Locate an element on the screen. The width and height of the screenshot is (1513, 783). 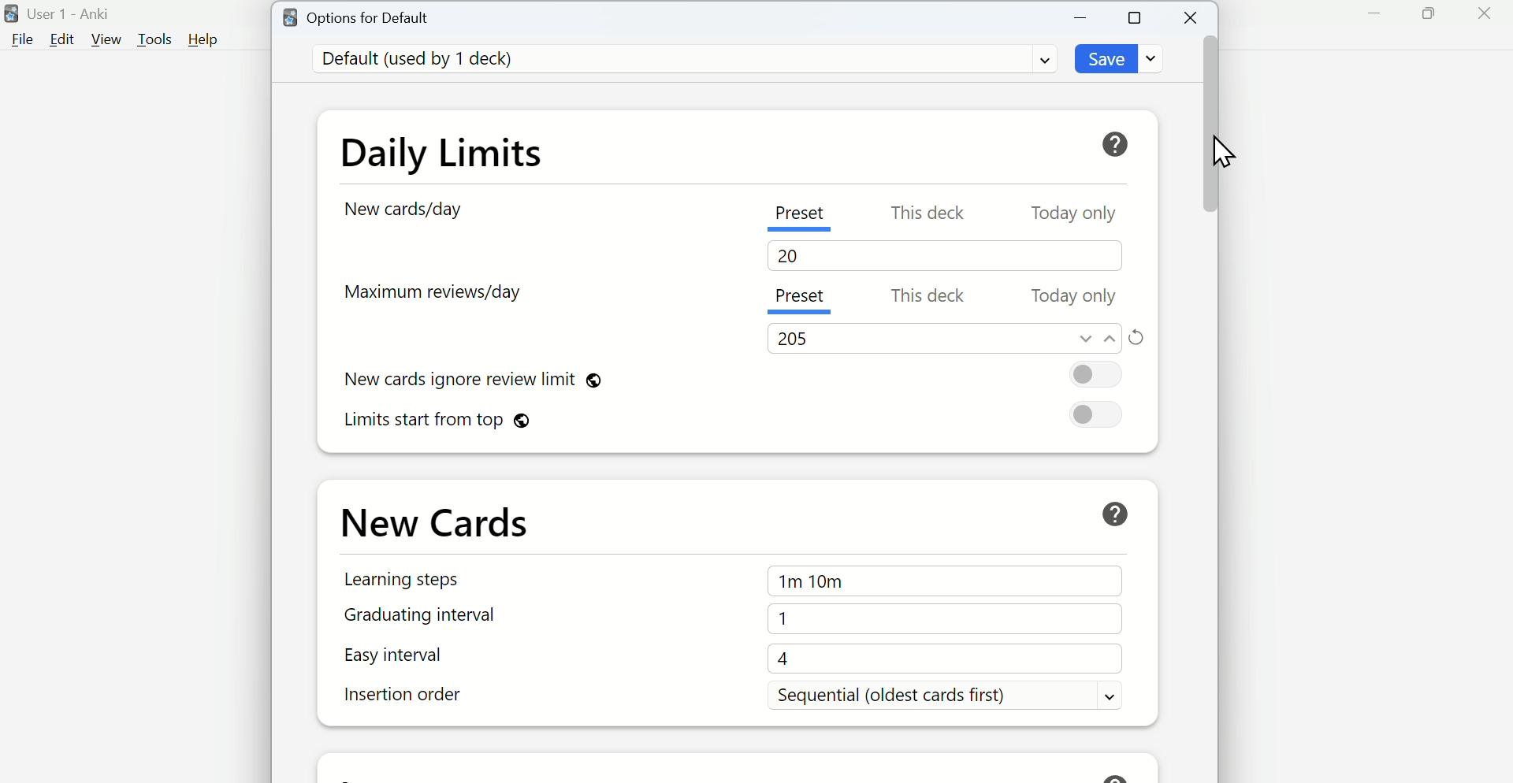
Move up is located at coordinates (1111, 338).